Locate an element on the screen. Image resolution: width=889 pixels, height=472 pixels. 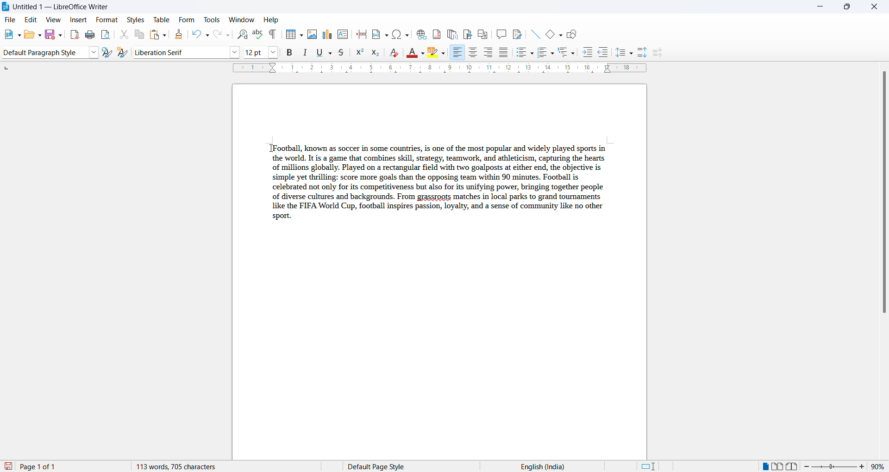
file title is located at coordinates (60, 8).